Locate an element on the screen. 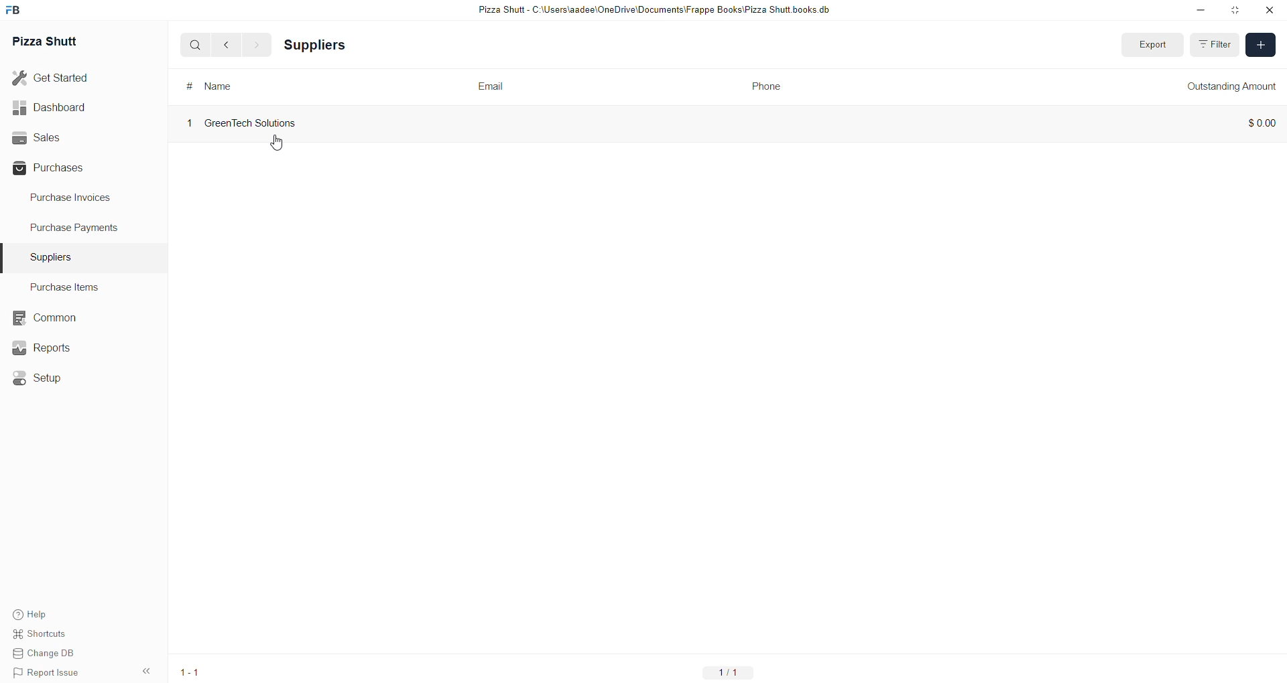 This screenshot has width=1287, height=683. ‘Common is located at coordinates (44, 316).